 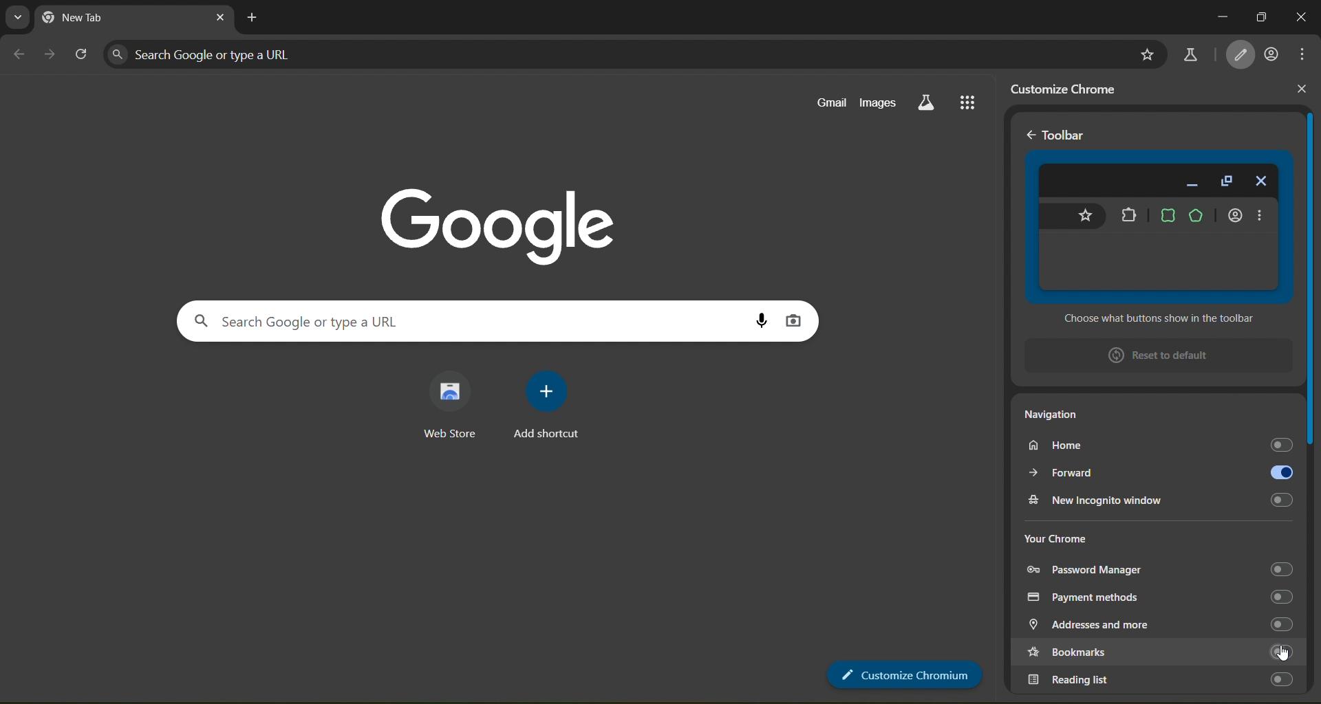 What do you see at coordinates (1241, 55) in the screenshot?
I see `customize chrome` at bounding box center [1241, 55].